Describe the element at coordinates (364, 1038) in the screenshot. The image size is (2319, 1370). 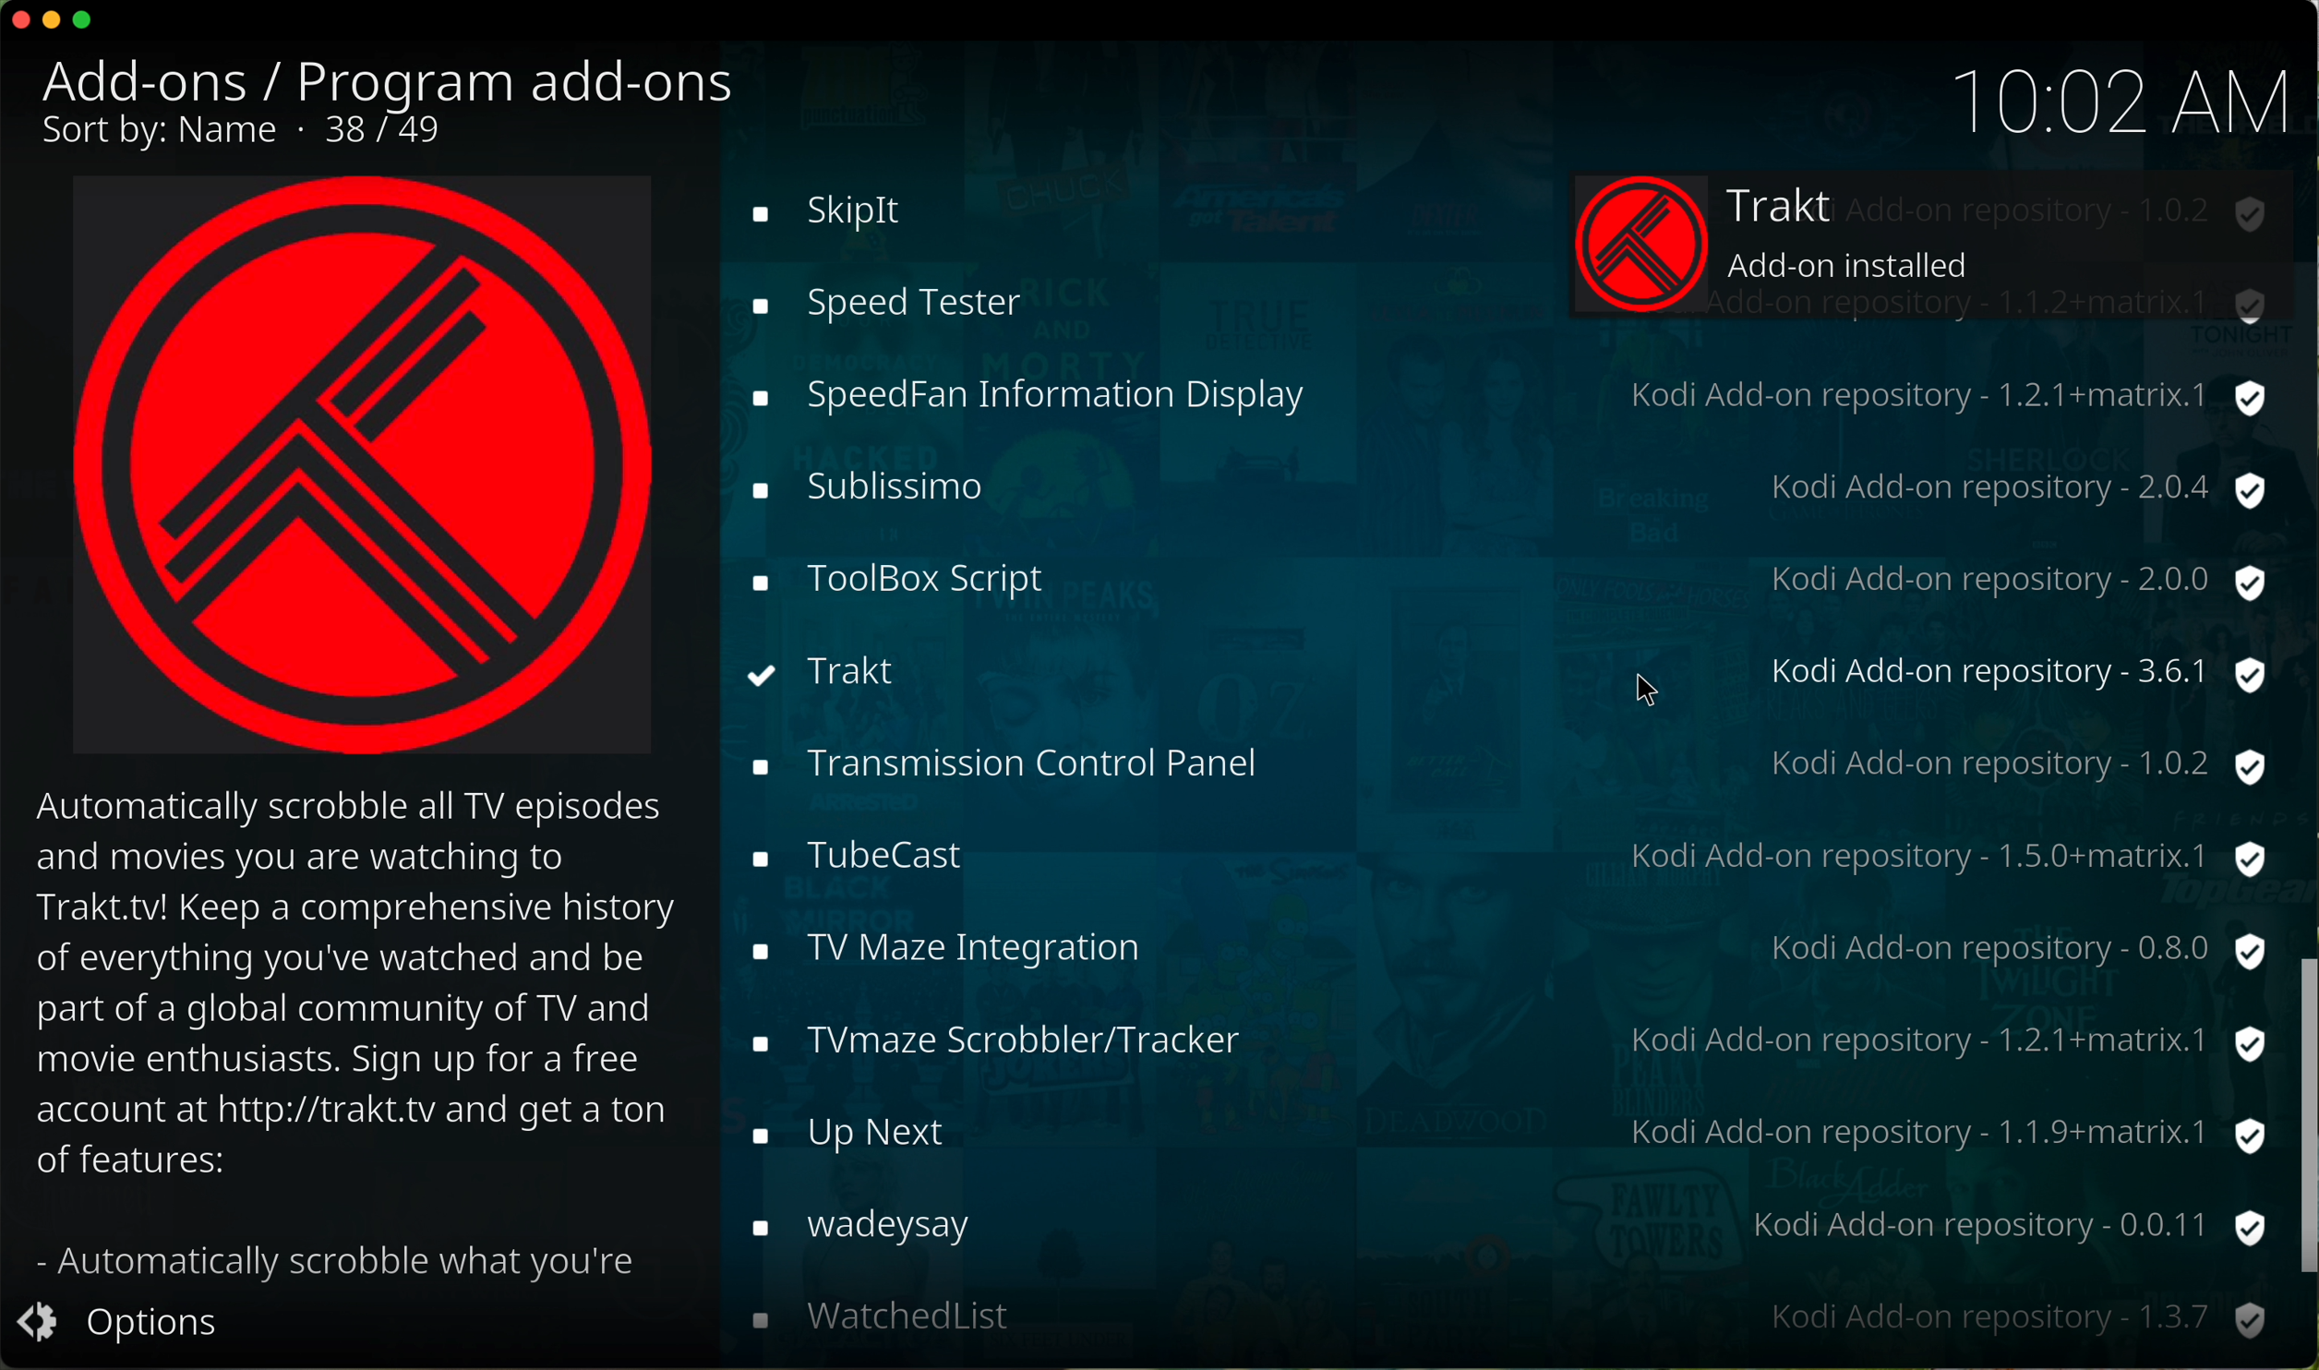
I see `description` at that location.